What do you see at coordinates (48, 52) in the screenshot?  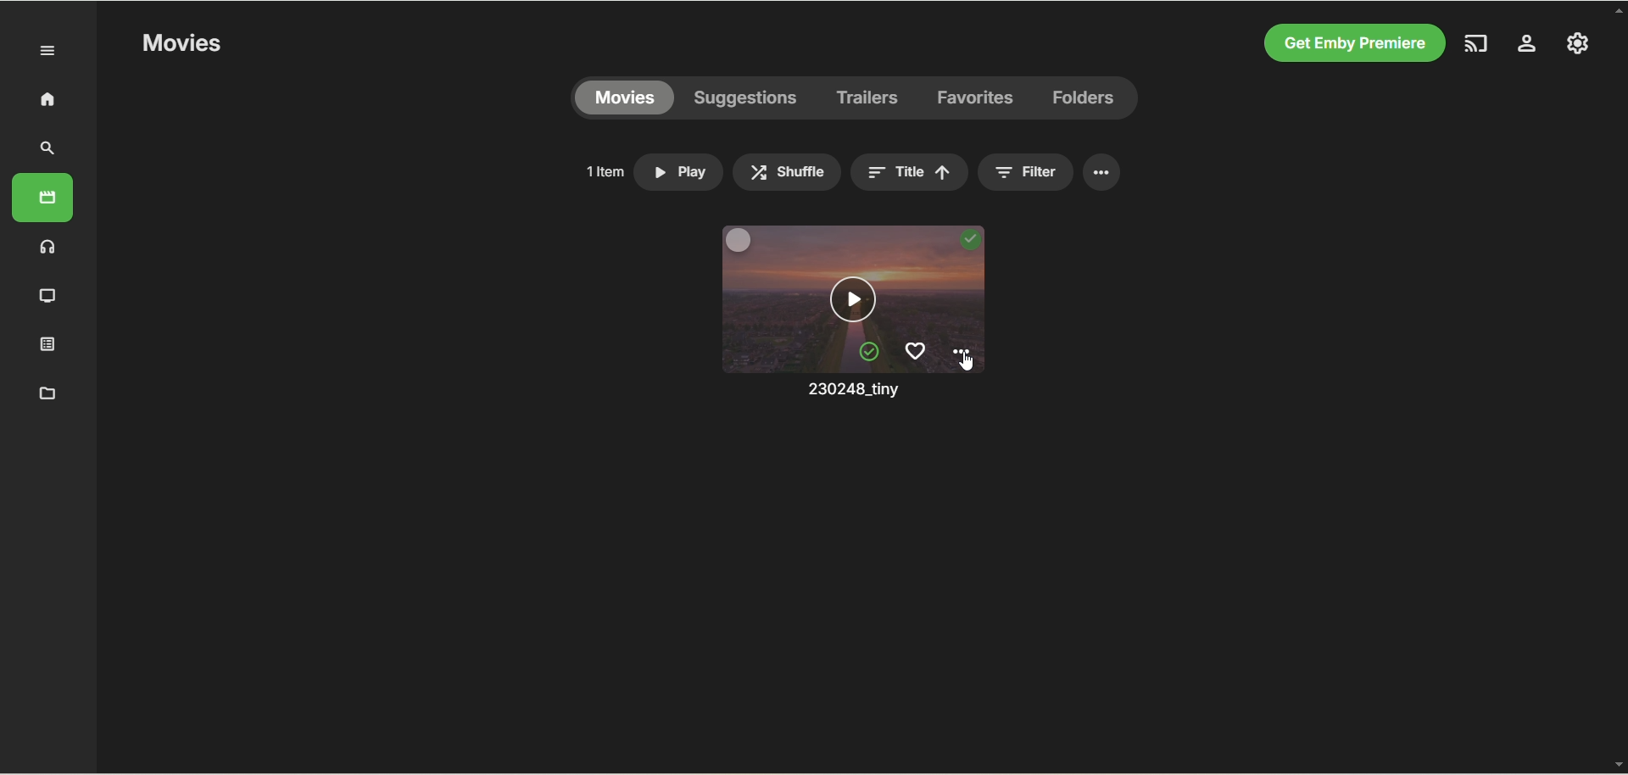 I see `Expand` at bounding box center [48, 52].